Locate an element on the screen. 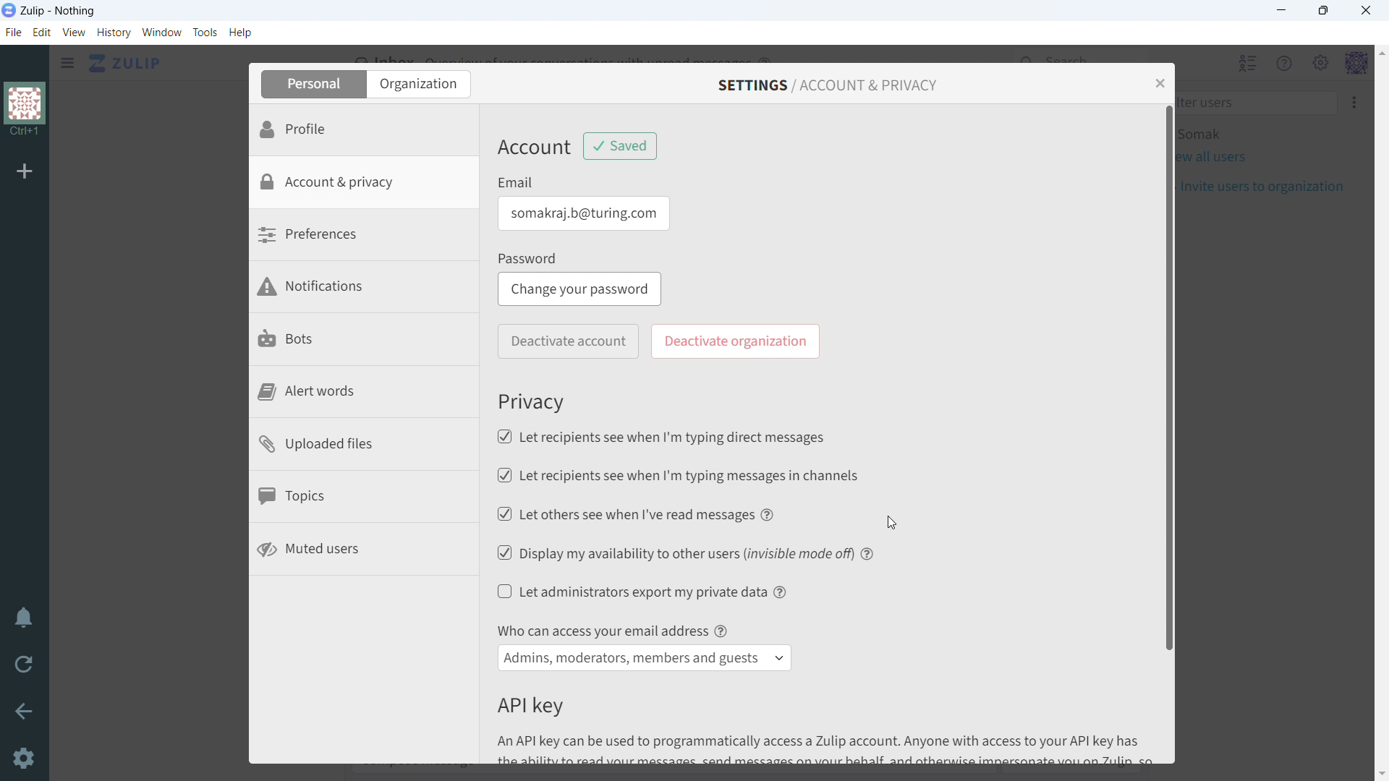 The height and width of the screenshot is (781, 1389). muted users is located at coordinates (363, 550).